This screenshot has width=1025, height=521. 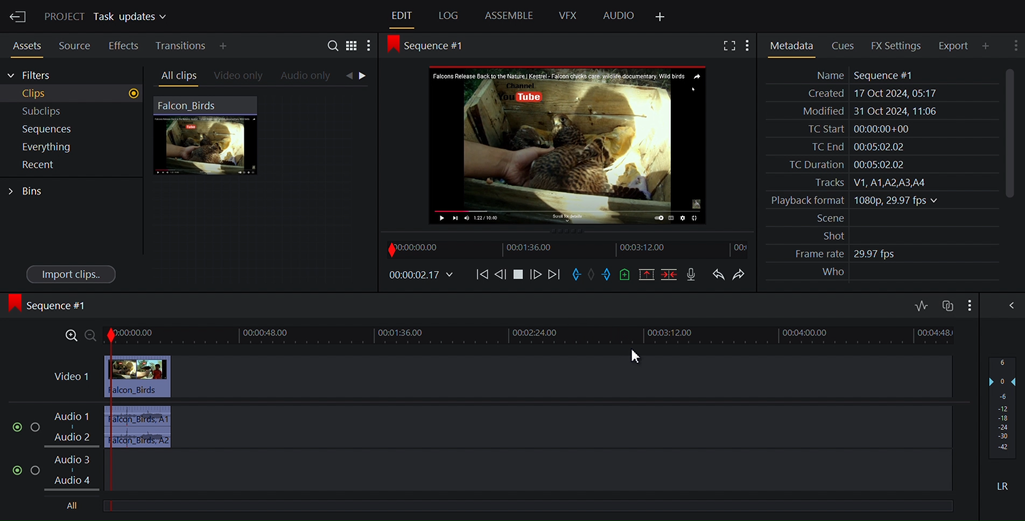 I want to click on Clips, so click(x=71, y=94).